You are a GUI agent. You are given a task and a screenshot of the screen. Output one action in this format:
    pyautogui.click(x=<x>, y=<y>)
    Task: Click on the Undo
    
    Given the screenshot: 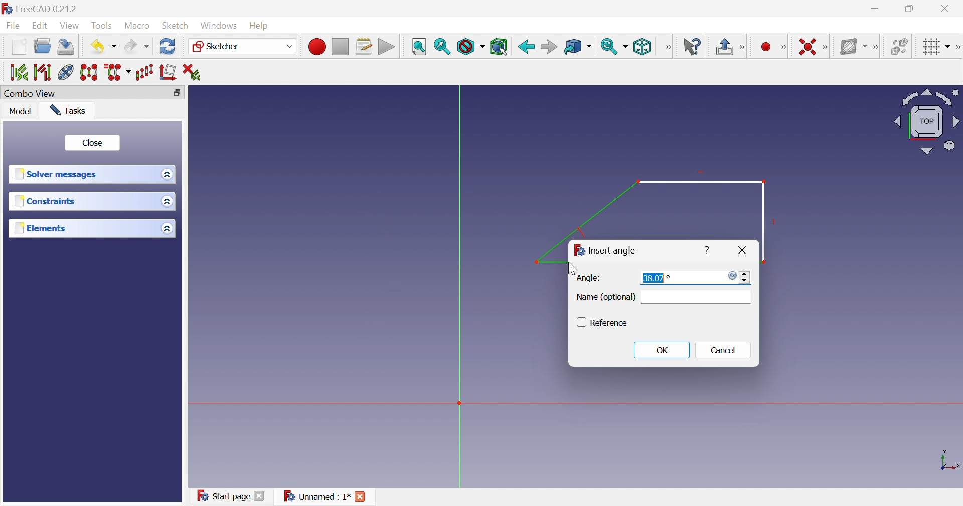 What is the action you would take?
    pyautogui.click(x=95, y=46)
    